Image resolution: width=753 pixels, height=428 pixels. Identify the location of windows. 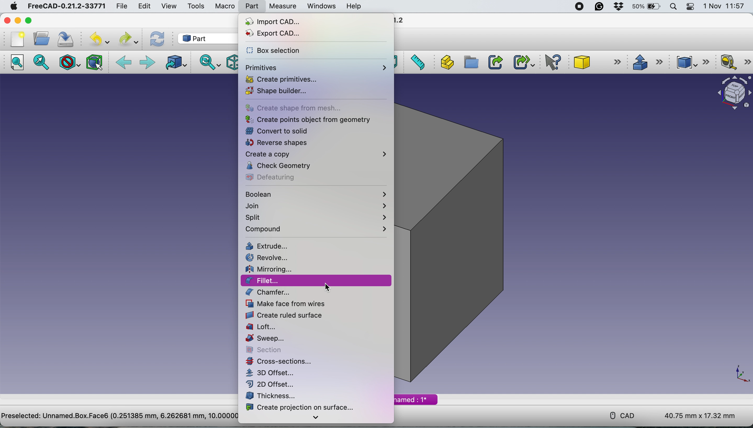
(321, 6).